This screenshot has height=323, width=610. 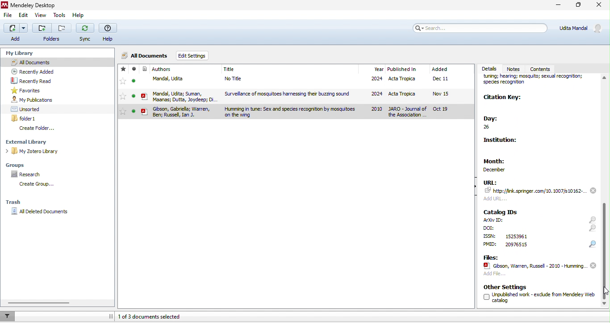 What do you see at coordinates (605, 191) in the screenshot?
I see `scroll down` at bounding box center [605, 191].